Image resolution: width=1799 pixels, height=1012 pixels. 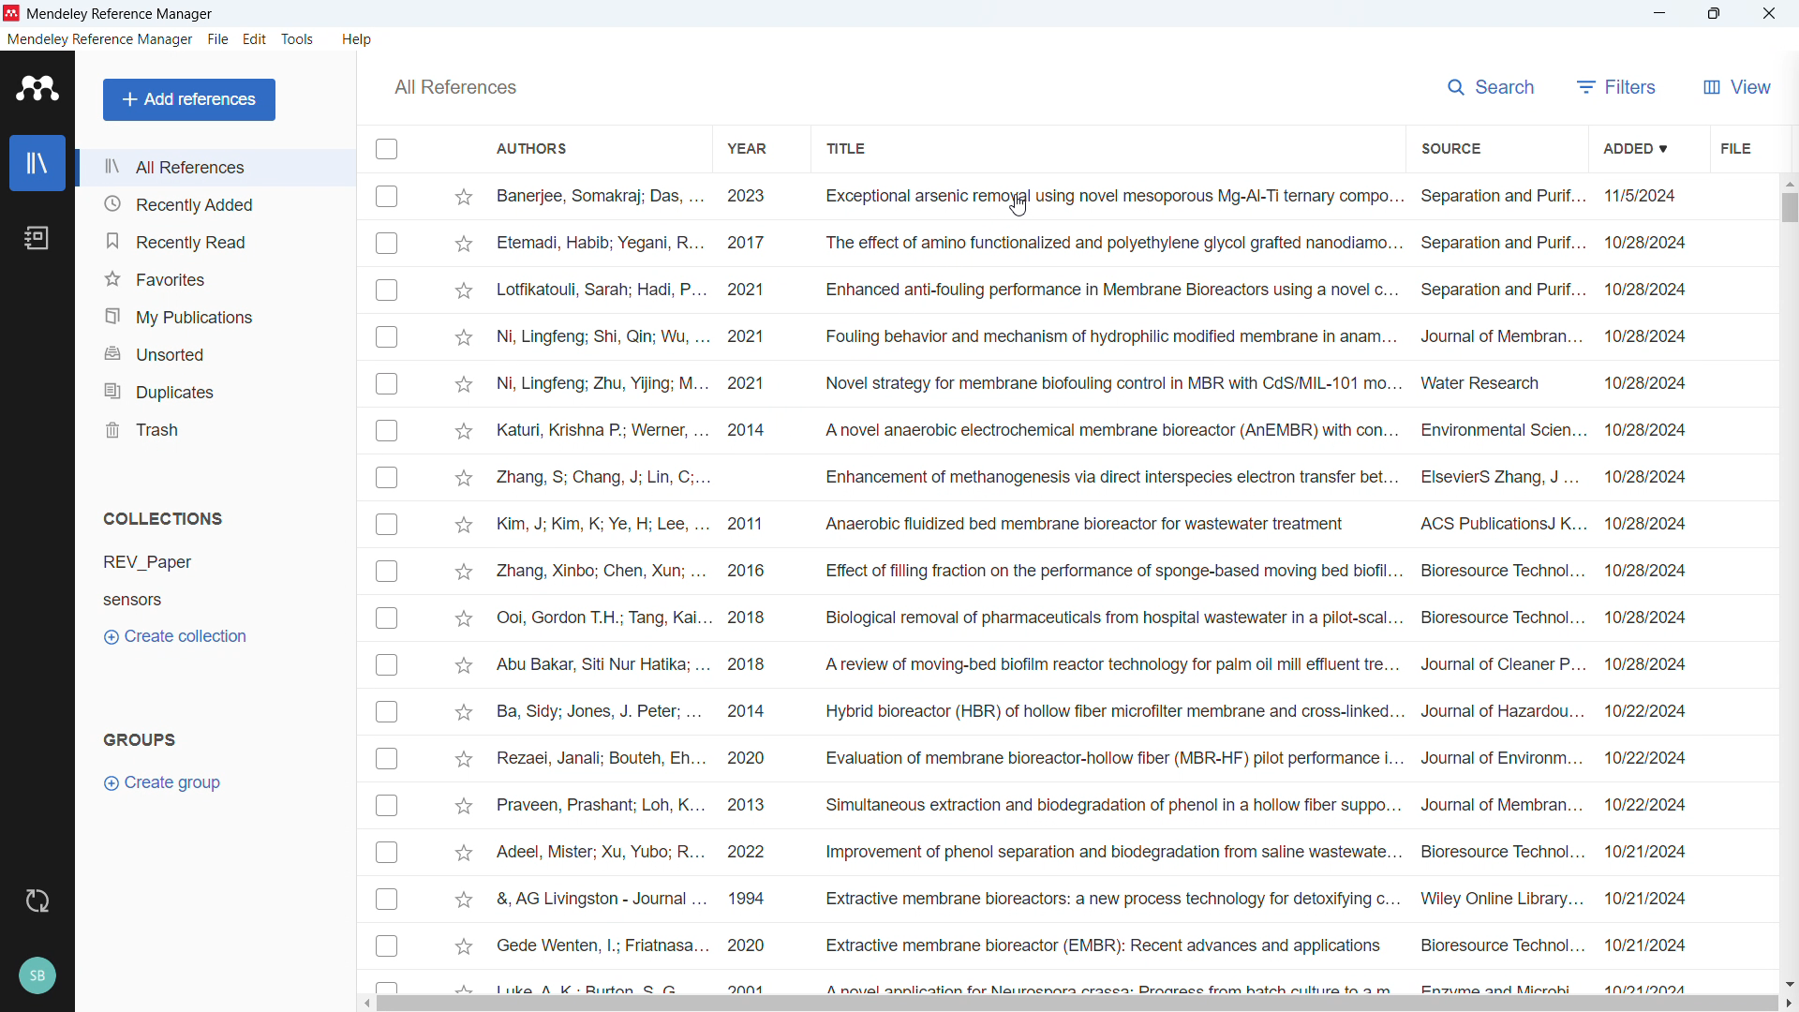 What do you see at coordinates (600, 525) in the screenshot?
I see `kim,j,kim,k,ye,h,lee` at bounding box center [600, 525].